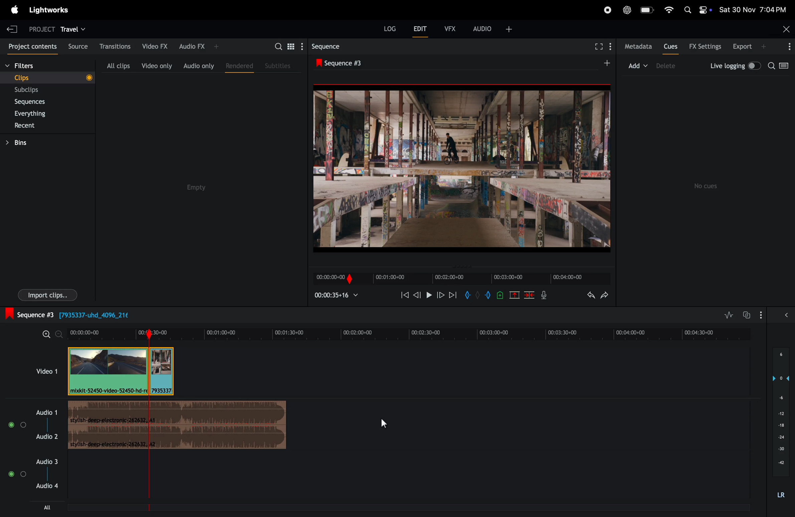  What do you see at coordinates (453, 295) in the screenshot?
I see `next frame` at bounding box center [453, 295].